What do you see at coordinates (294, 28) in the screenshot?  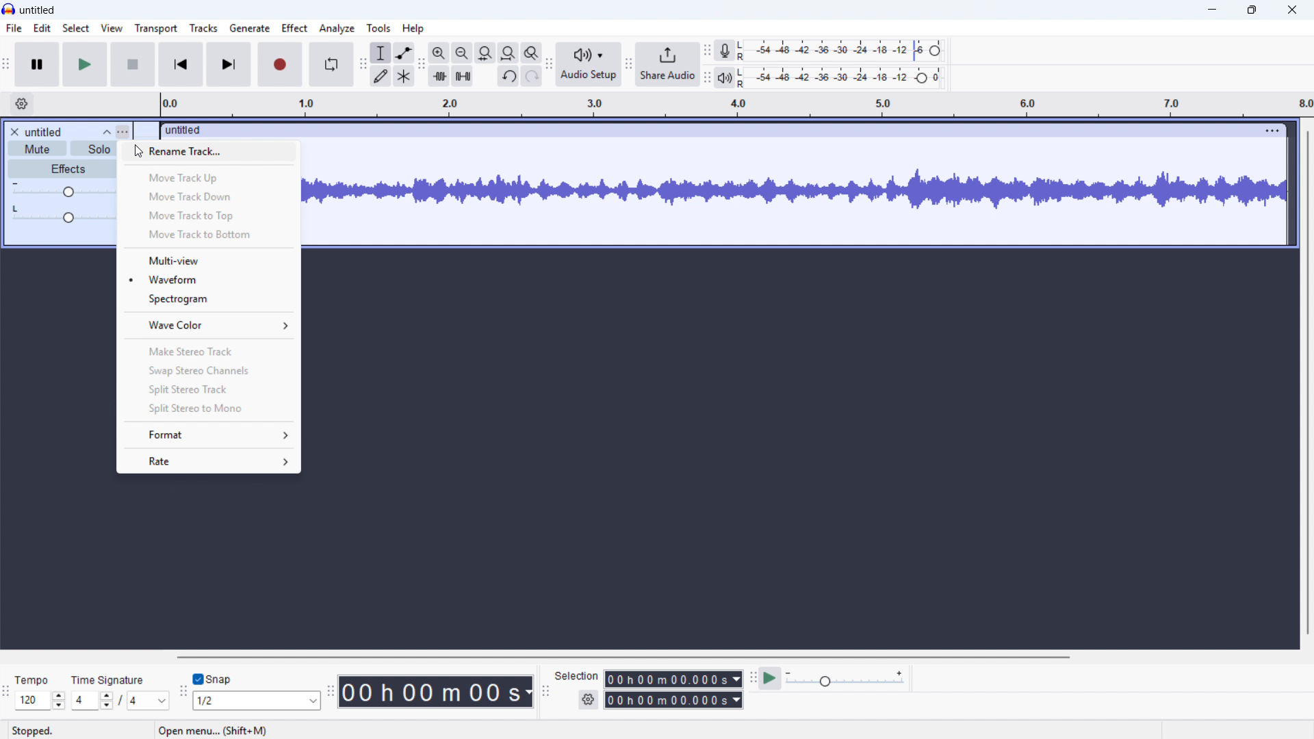 I see `Effect ` at bounding box center [294, 28].